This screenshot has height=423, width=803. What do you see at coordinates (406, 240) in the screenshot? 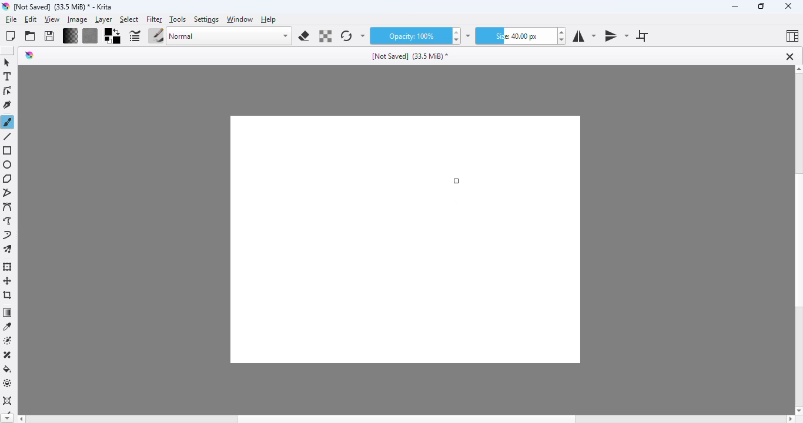
I see `canvas selected and key "5" pressed` at bounding box center [406, 240].